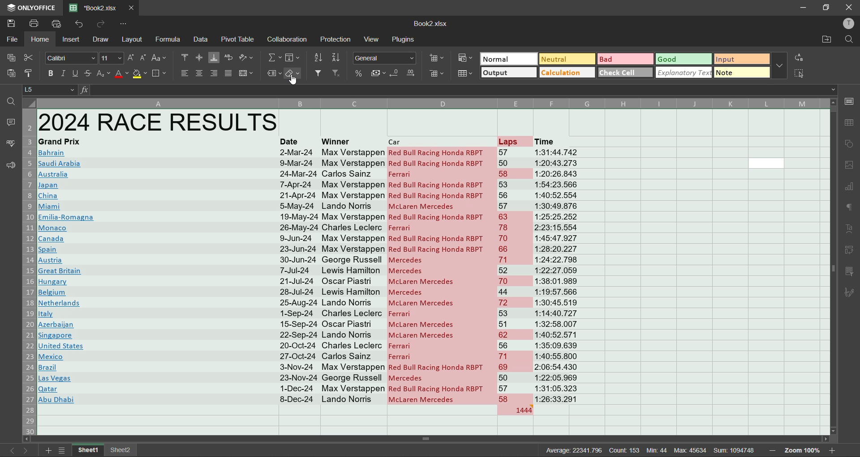 This screenshot has width=860, height=457. I want to click on file, so click(13, 40).